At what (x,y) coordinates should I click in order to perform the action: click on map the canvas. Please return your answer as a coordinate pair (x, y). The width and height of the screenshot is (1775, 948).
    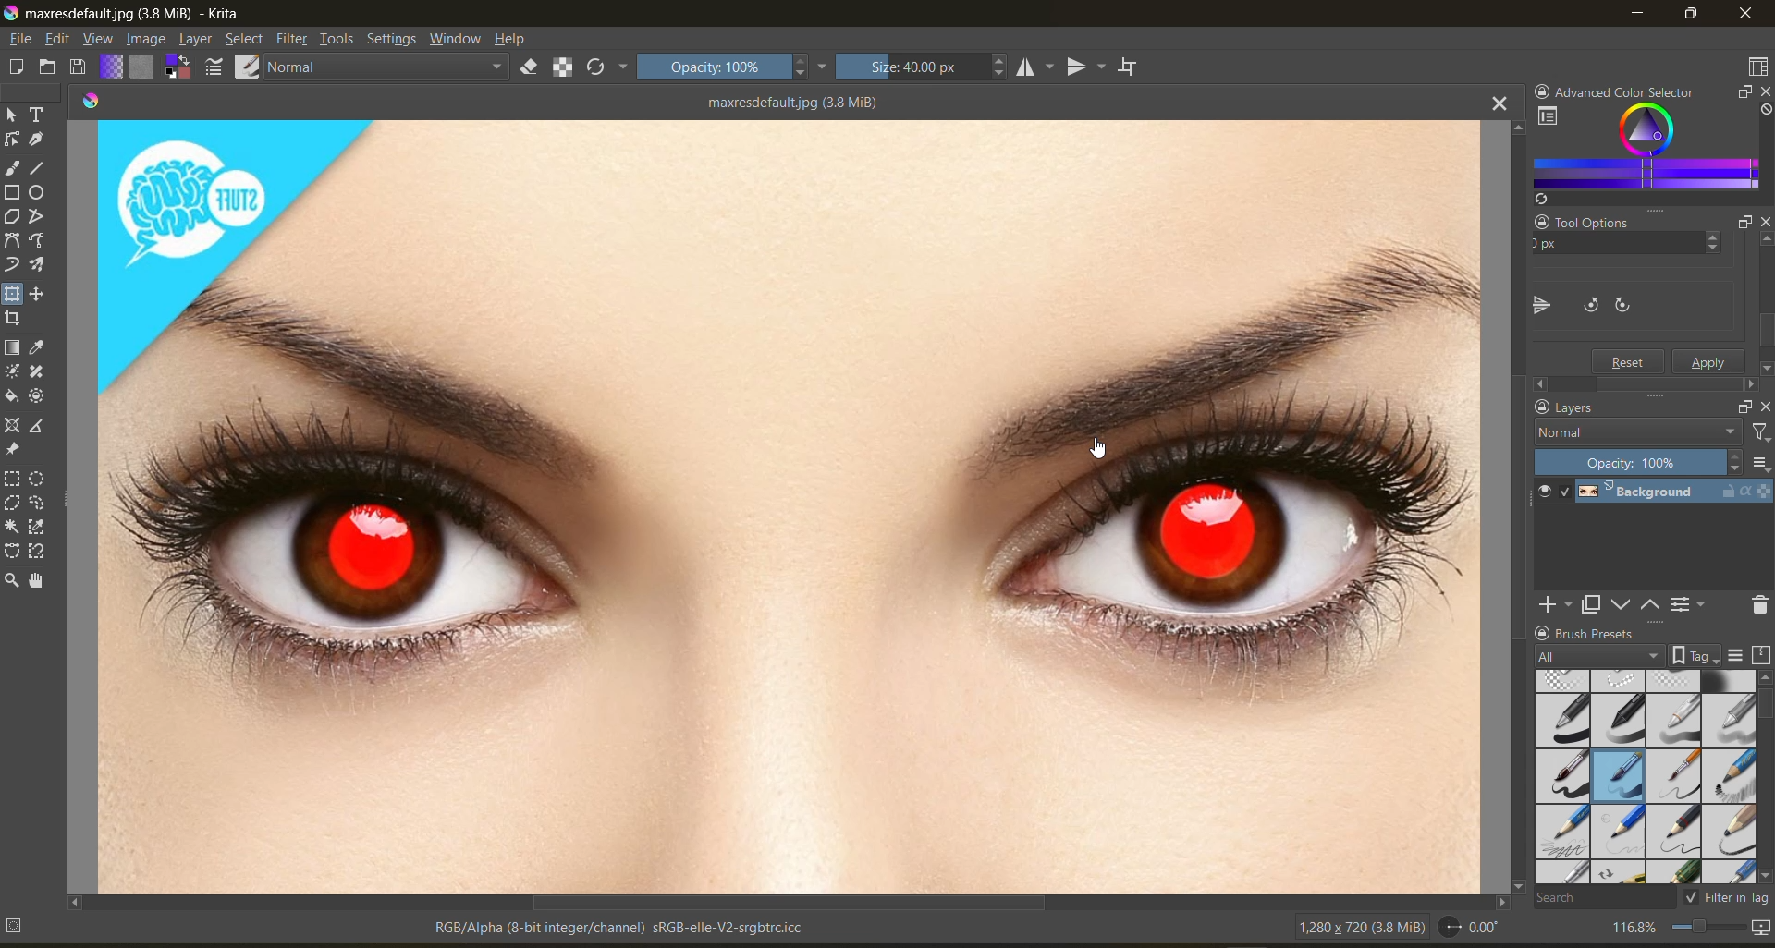
    Looking at the image, I should click on (1758, 927).